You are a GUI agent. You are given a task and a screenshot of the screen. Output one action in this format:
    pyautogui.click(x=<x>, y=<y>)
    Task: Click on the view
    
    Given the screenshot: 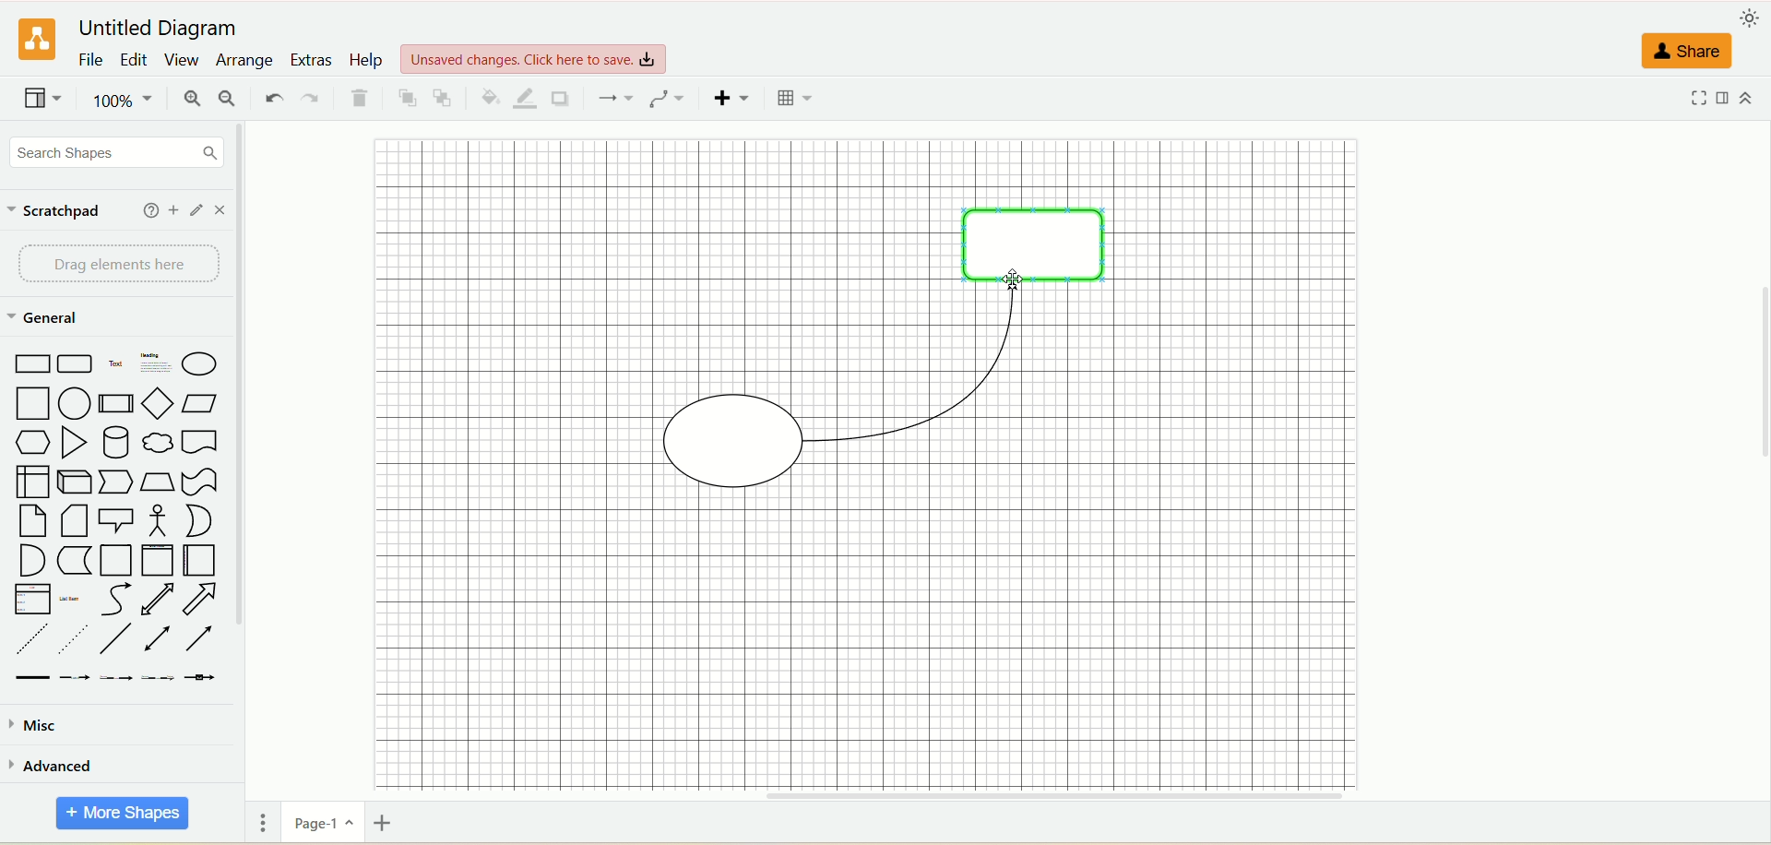 What is the action you would take?
    pyautogui.click(x=535, y=57)
    